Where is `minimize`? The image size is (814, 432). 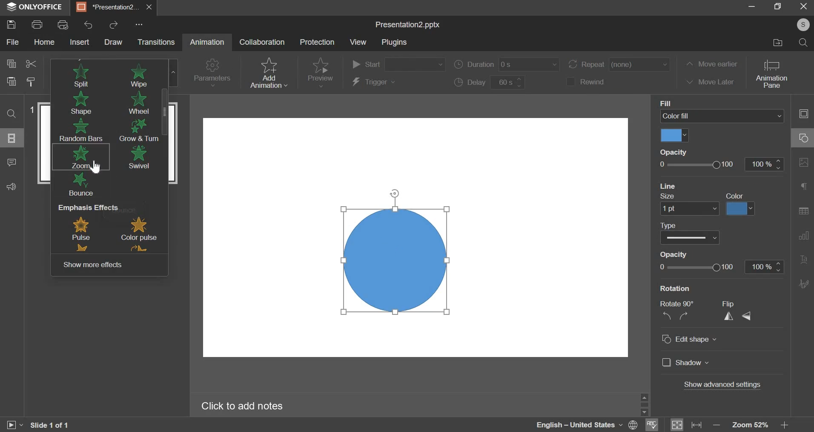 minimize is located at coordinates (750, 7).